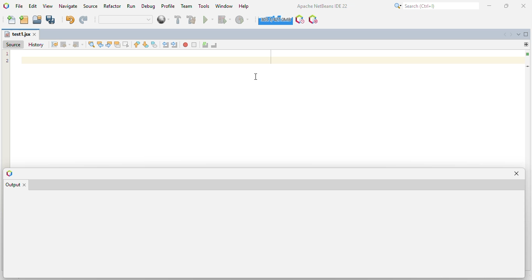  I want to click on source, so click(91, 6).